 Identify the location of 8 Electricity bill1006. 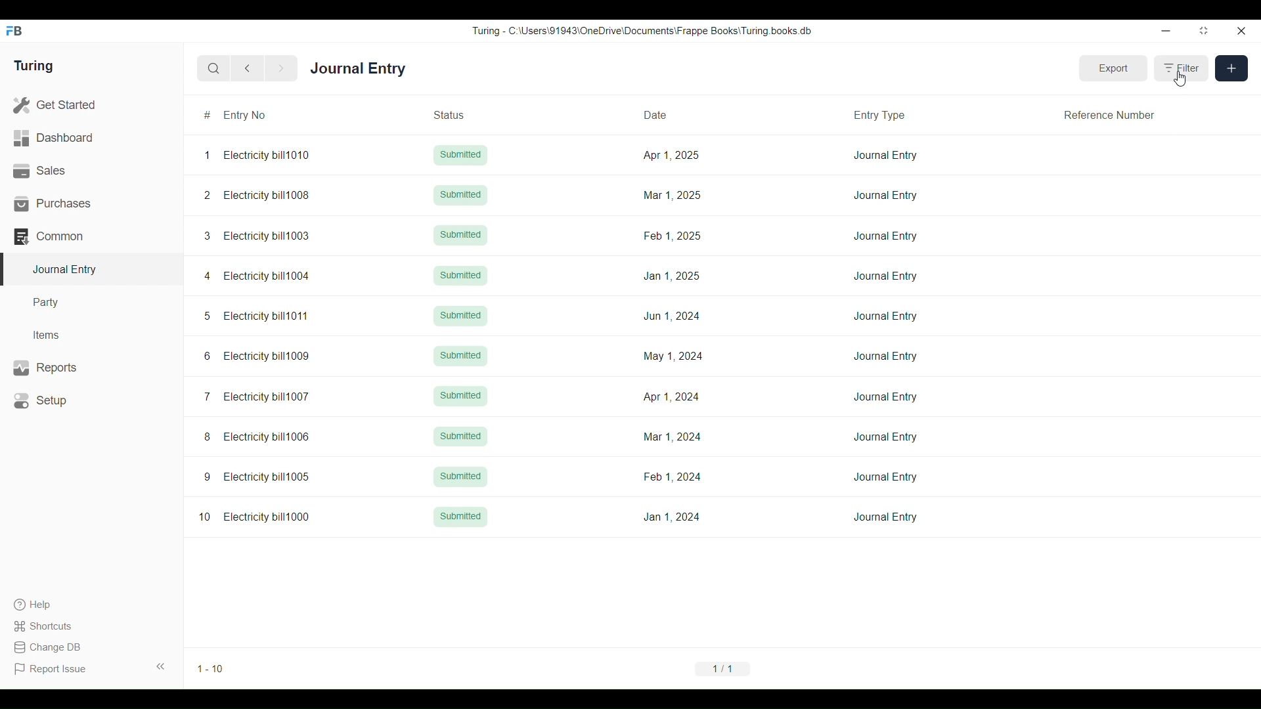
(257, 437).